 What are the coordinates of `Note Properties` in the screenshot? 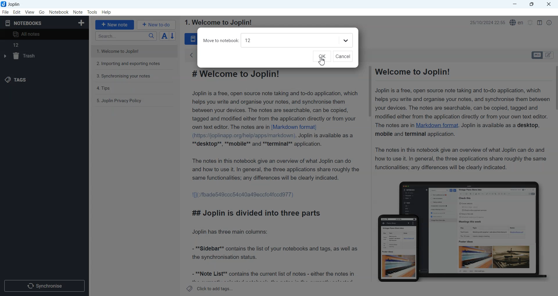 It's located at (549, 23).